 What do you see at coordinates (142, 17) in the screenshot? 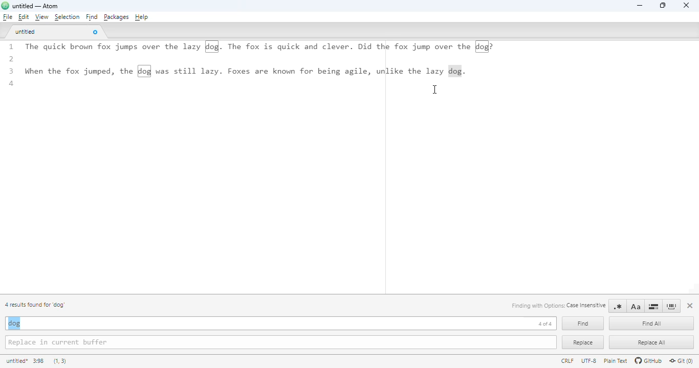
I see `help` at bounding box center [142, 17].